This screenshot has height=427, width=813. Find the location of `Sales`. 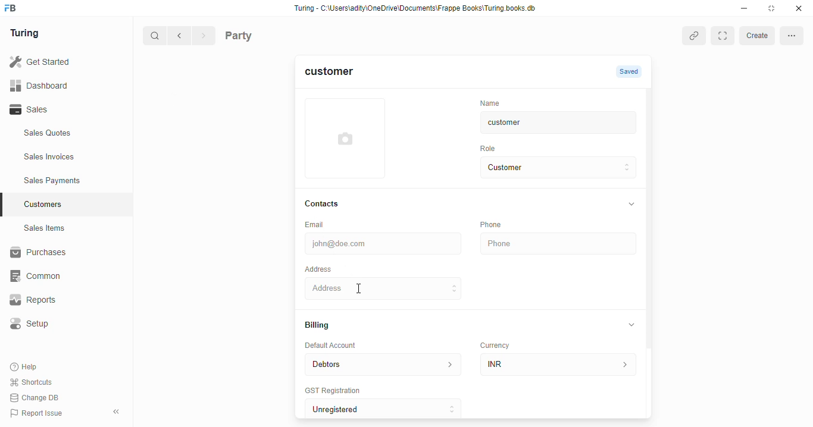

Sales is located at coordinates (58, 109).